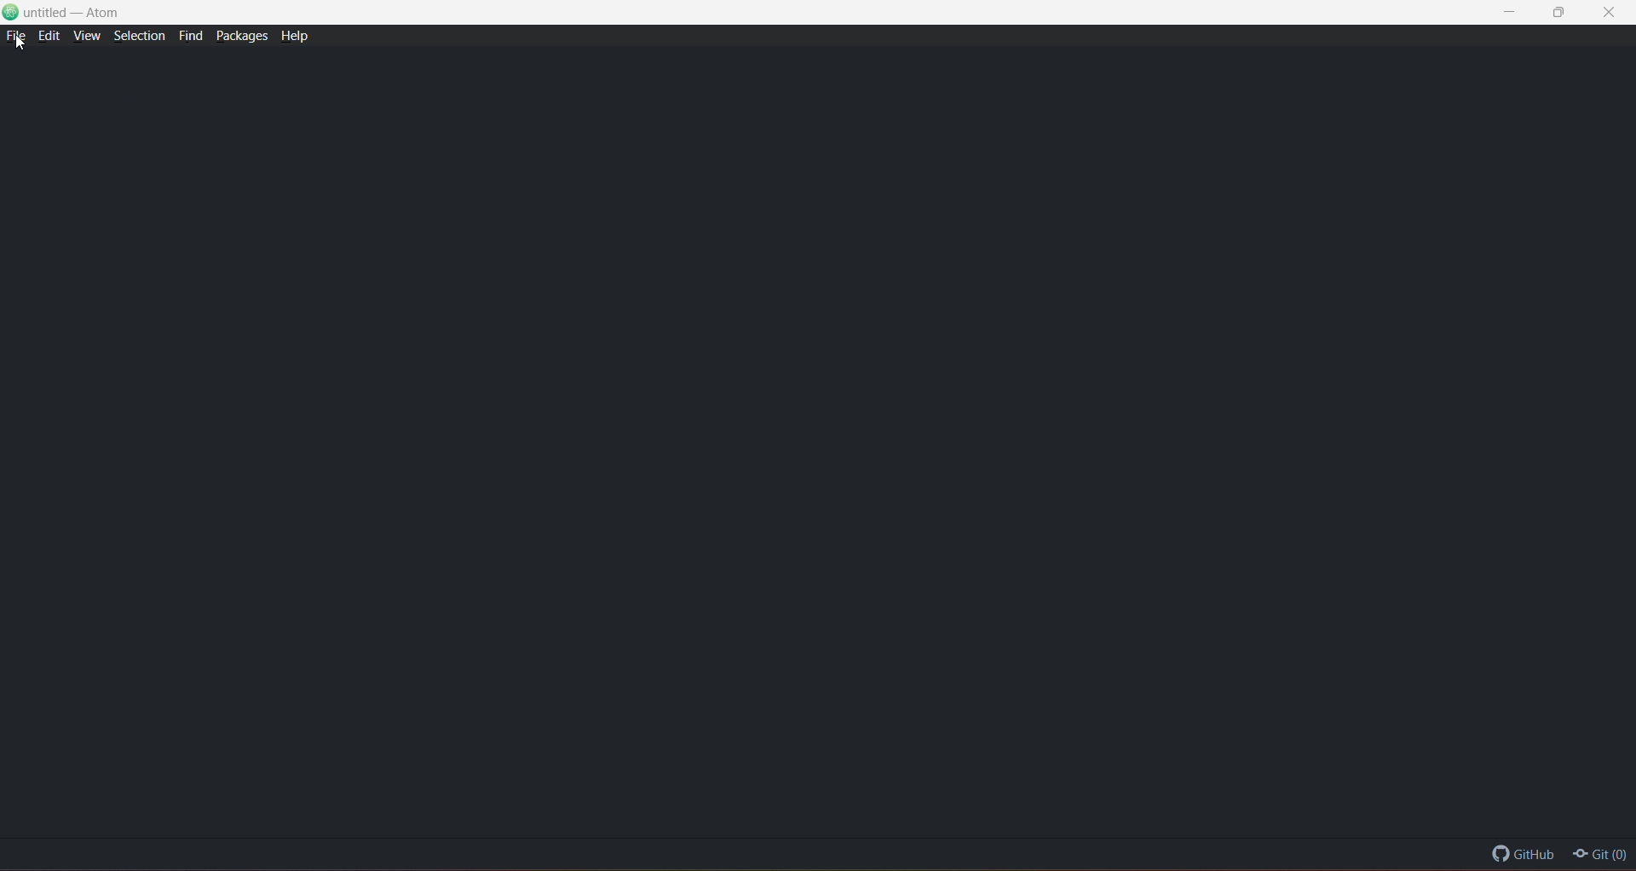 The height and width of the screenshot is (871, 1636). I want to click on cursor, so click(19, 48).